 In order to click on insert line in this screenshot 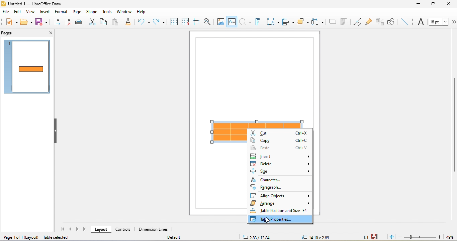, I will do `click(404, 21)`.